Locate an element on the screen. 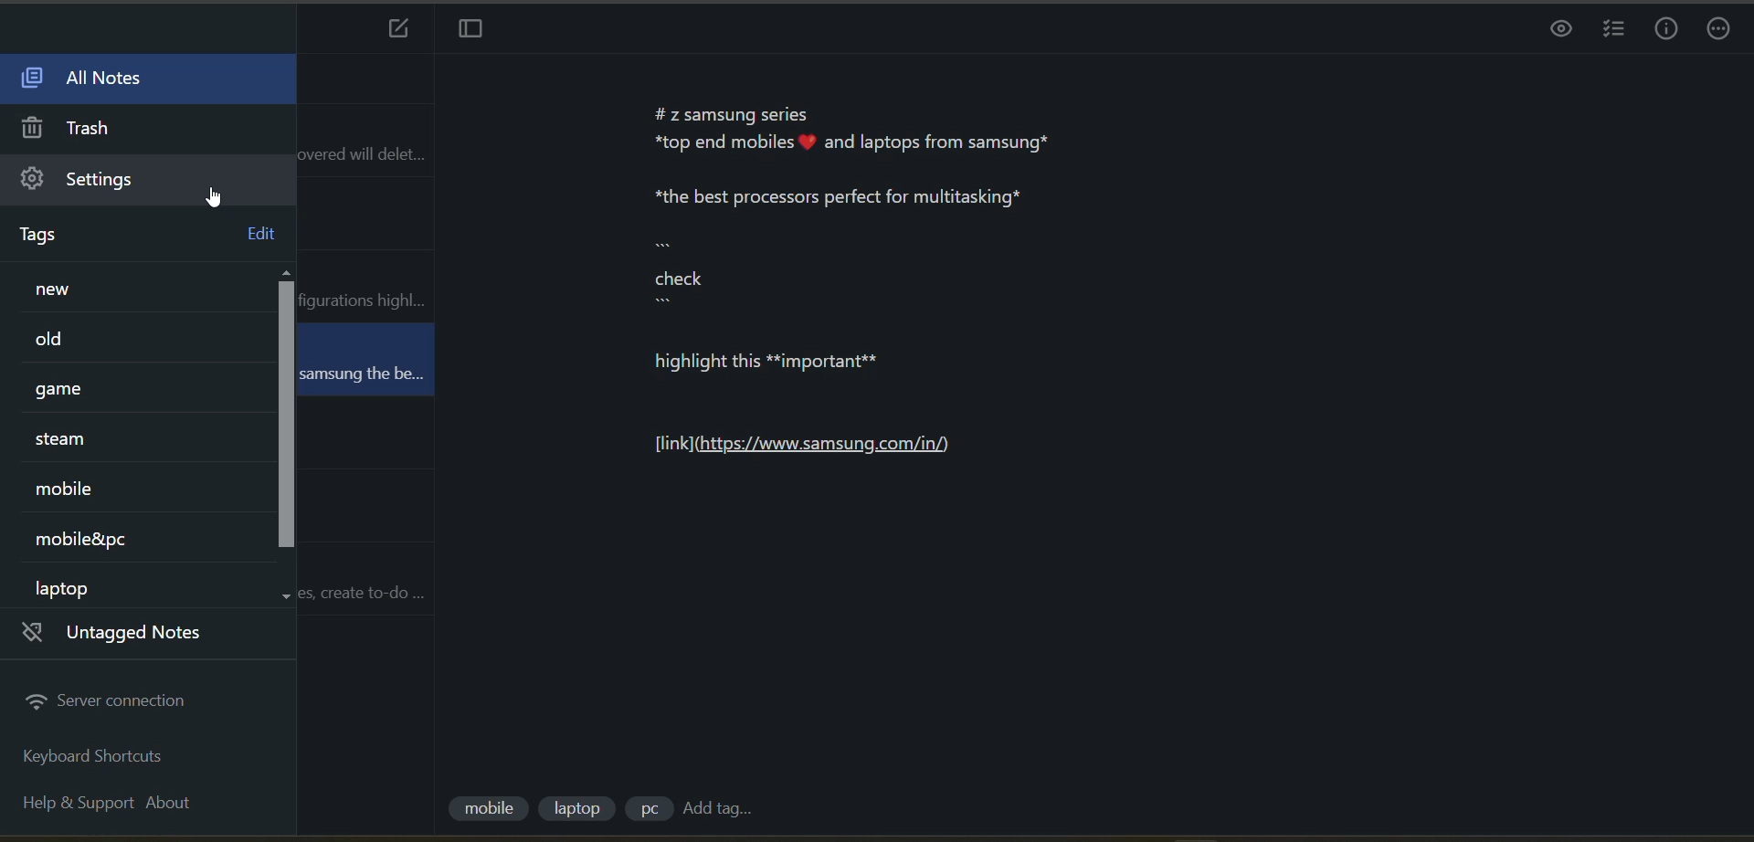 The image size is (1754, 842). tag 3 is located at coordinates (645, 812).